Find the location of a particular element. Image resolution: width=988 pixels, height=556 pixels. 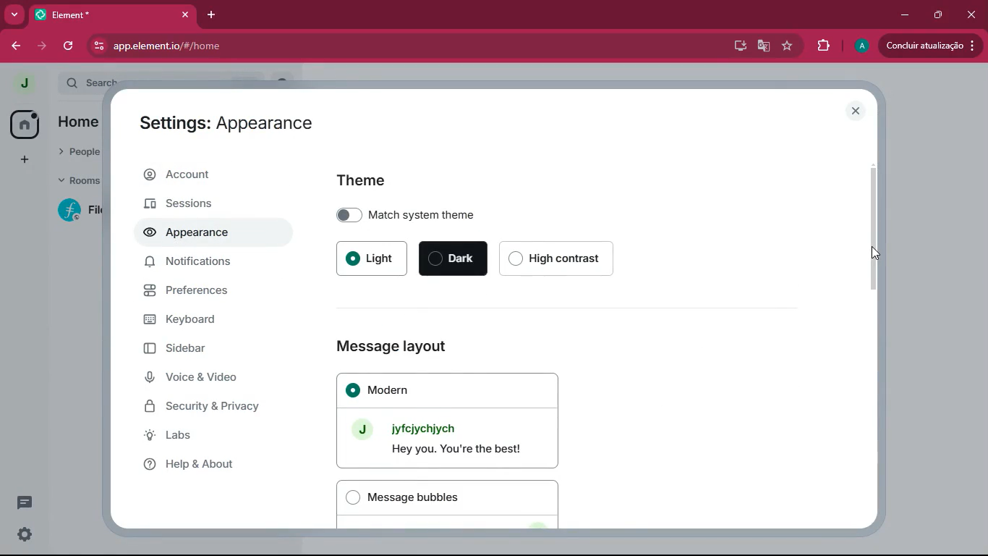

preferences is located at coordinates (206, 292).